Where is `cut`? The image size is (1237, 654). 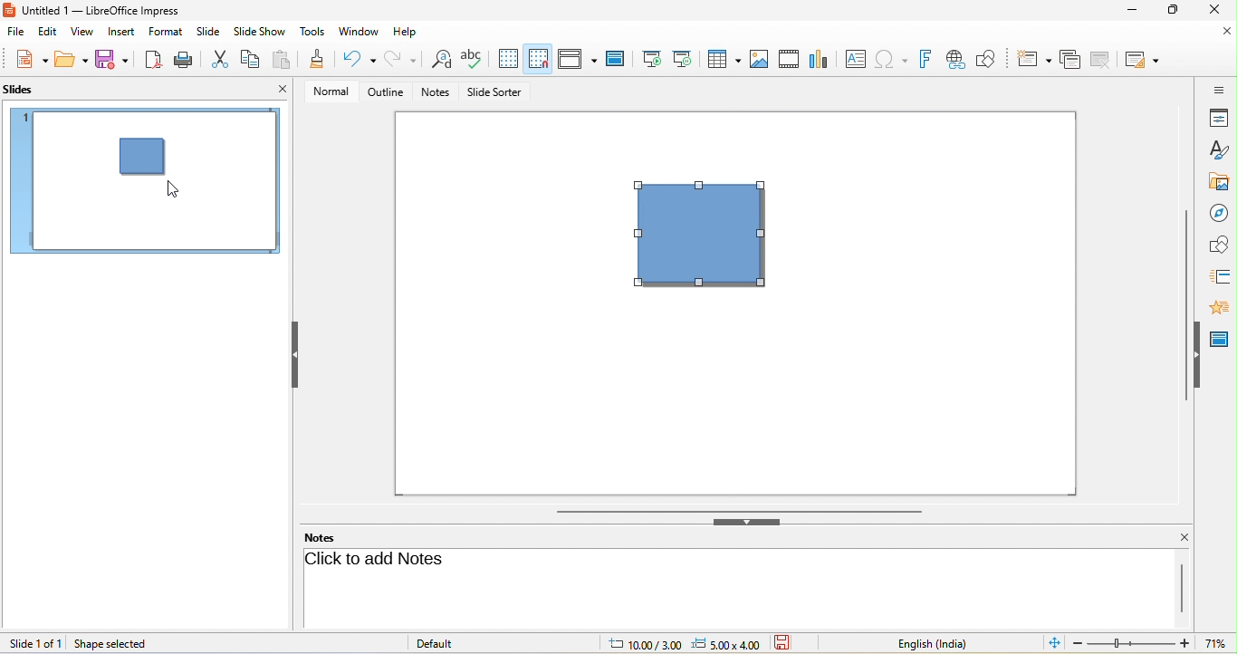
cut is located at coordinates (217, 59).